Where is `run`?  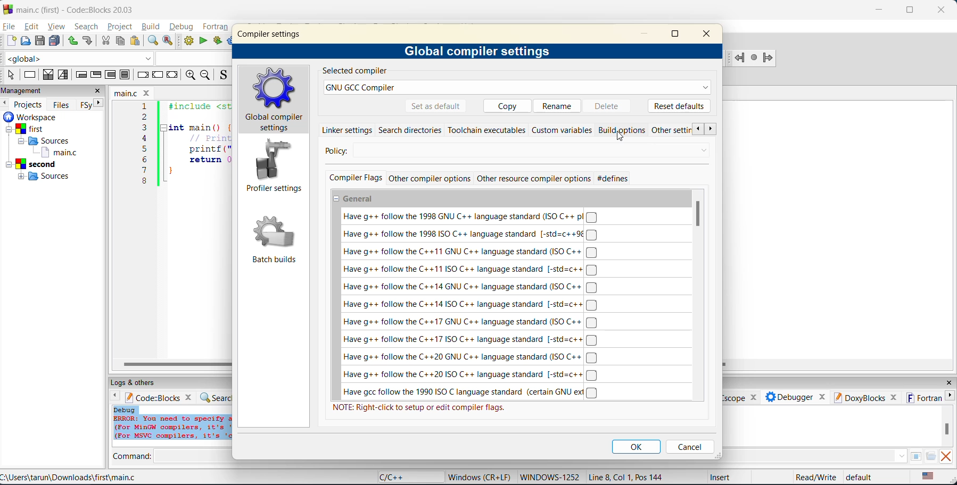
run is located at coordinates (203, 40).